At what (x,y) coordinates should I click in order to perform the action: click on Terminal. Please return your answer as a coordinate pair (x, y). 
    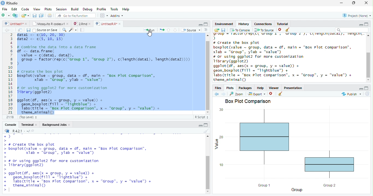
    Looking at the image, I should click on (26, 125).